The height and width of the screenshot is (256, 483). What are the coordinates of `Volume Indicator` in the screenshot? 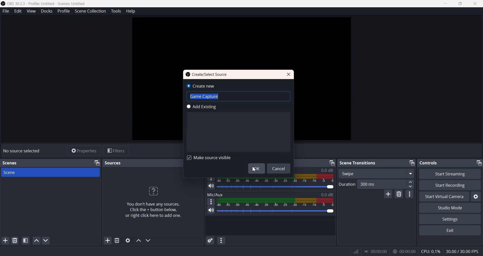 It's located at (276, 178).